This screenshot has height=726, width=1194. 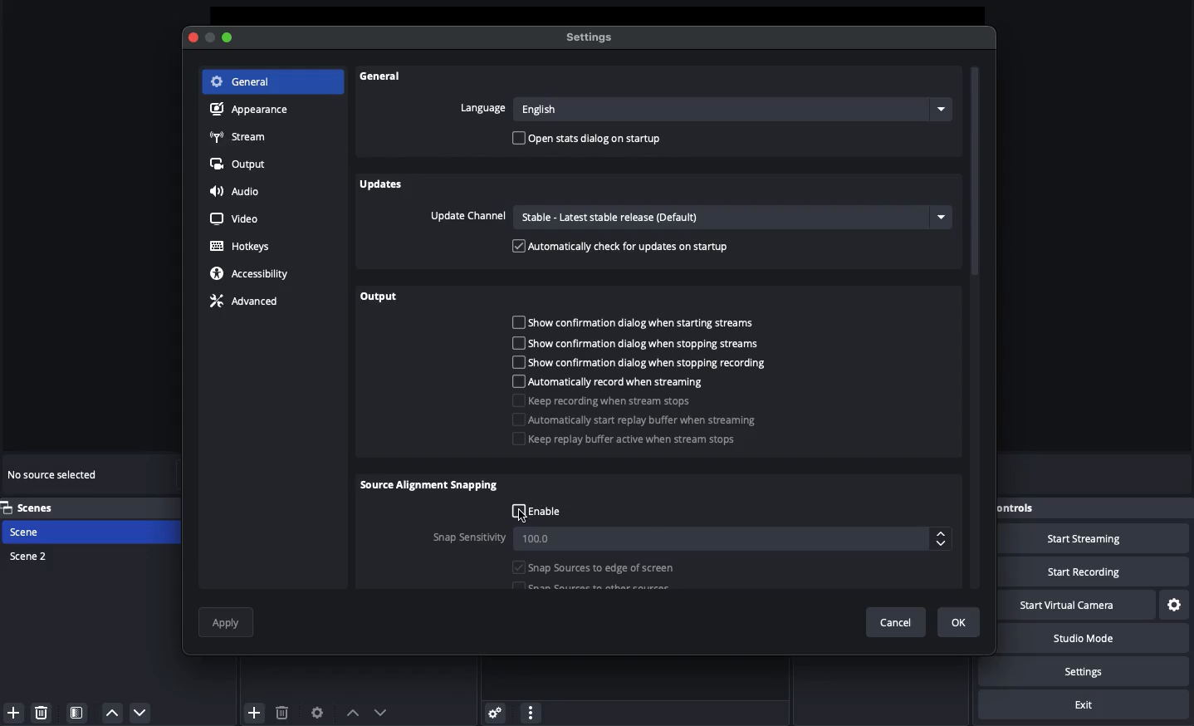 What do you see at coordinates (382, 710) in the screenshot?
I see `Down` at bounding box center [382, 710].